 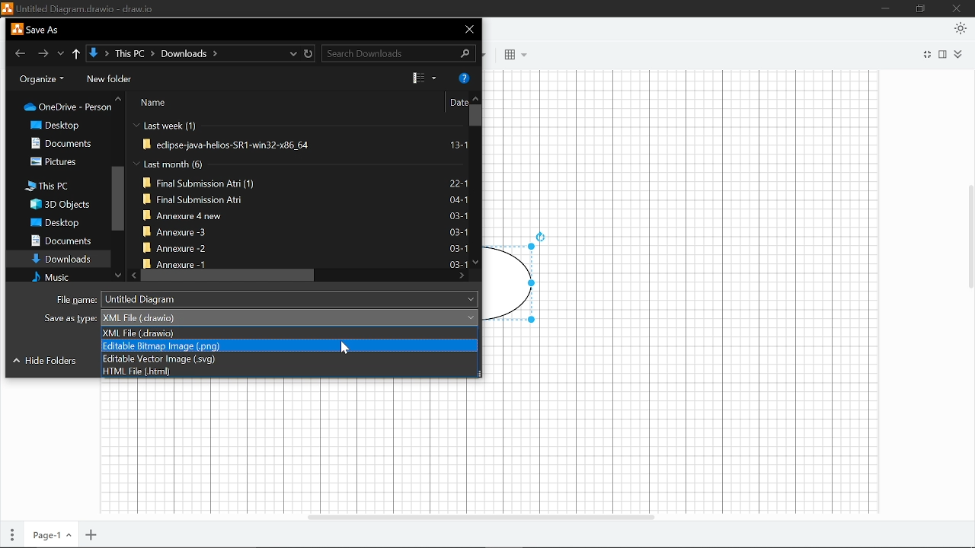 What do you see at coordinates (62, 52) in the screenshot?
I see `Previous locations` at bounding box center [62, 52].